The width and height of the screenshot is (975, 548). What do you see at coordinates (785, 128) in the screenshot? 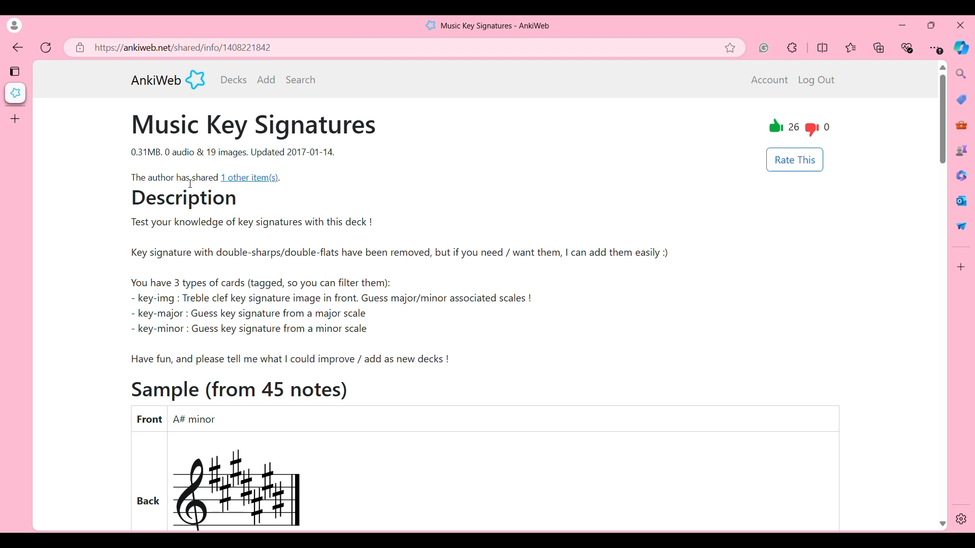
I see `Likes for current deck` at bounding box center [785, 128].